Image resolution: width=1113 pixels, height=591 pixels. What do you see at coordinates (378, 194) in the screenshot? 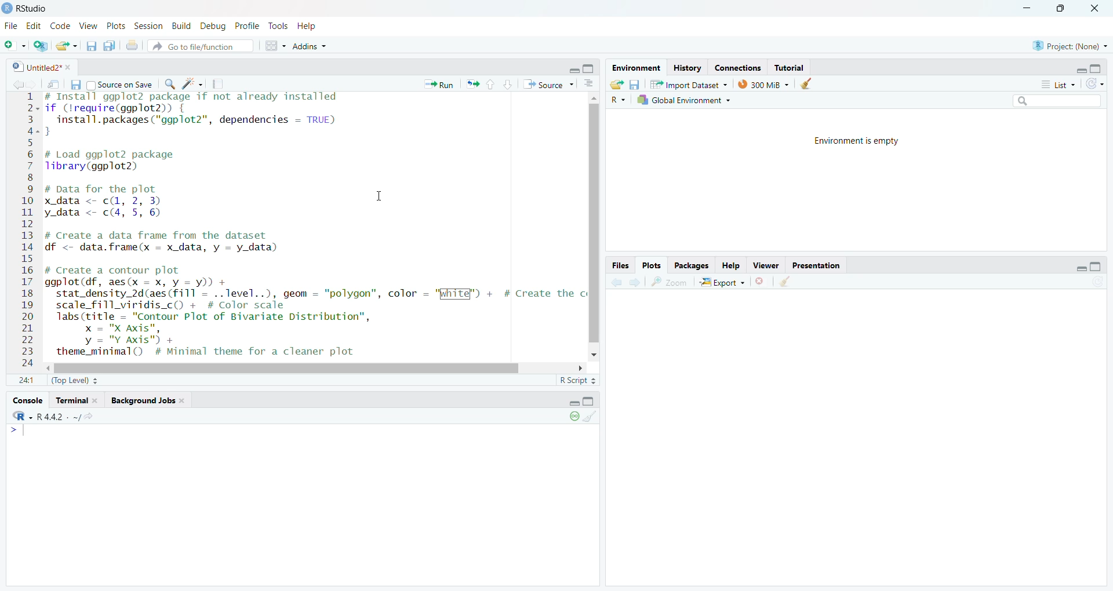
I see `cursor` at bounding box center [378, 194].